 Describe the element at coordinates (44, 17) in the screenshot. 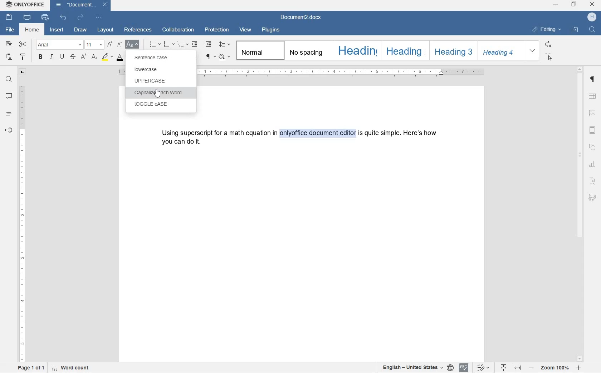

I see `quick print` at that location.